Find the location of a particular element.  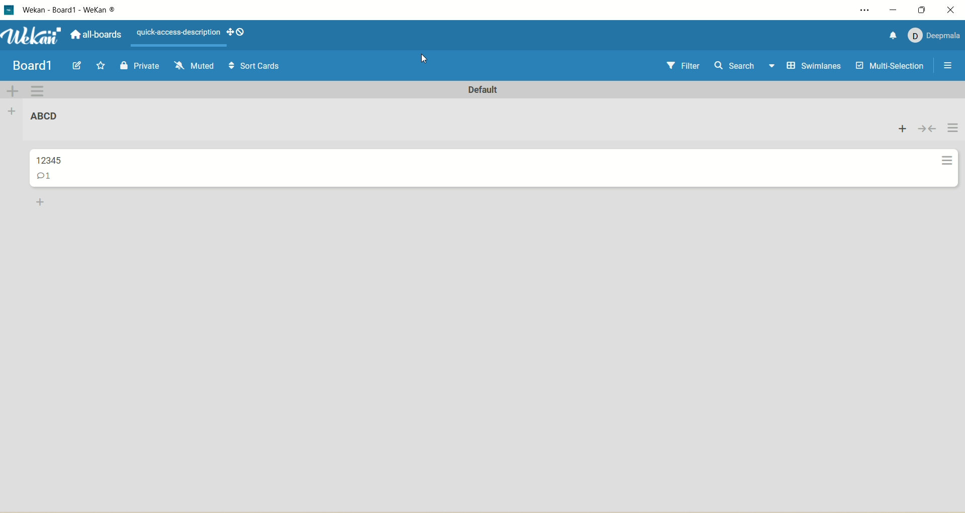

filter is located at coordinates (681, 67).